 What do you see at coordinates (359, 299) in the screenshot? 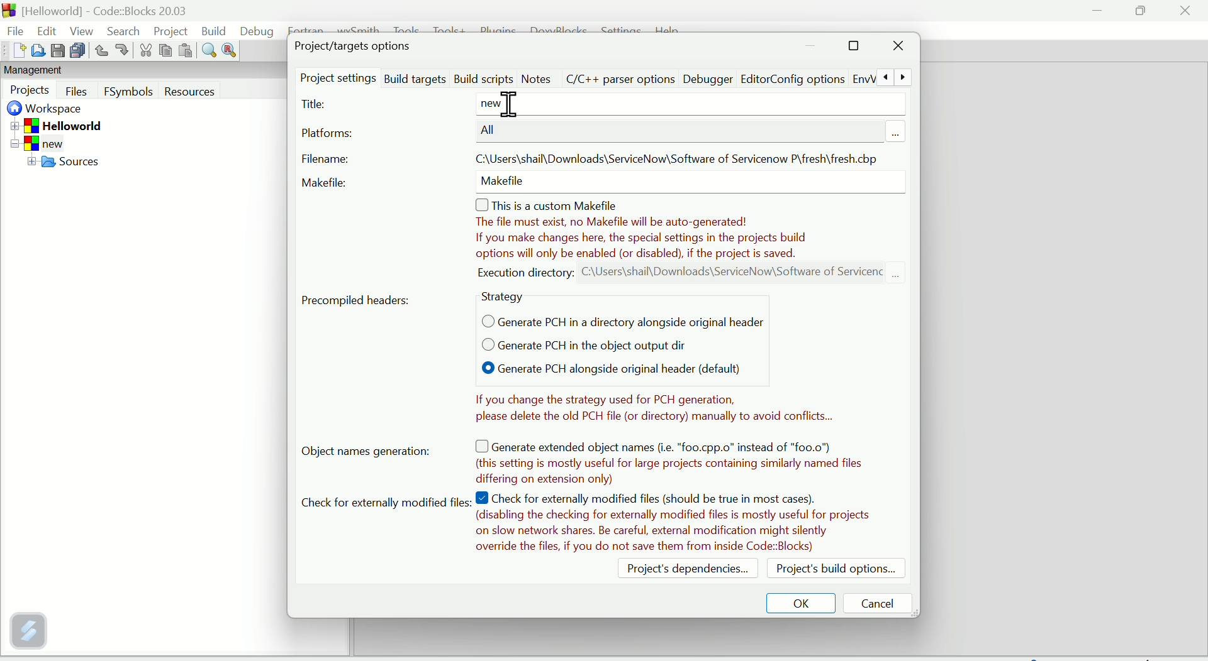
I see `Precompiled headers` at bounding box center [359, 299].